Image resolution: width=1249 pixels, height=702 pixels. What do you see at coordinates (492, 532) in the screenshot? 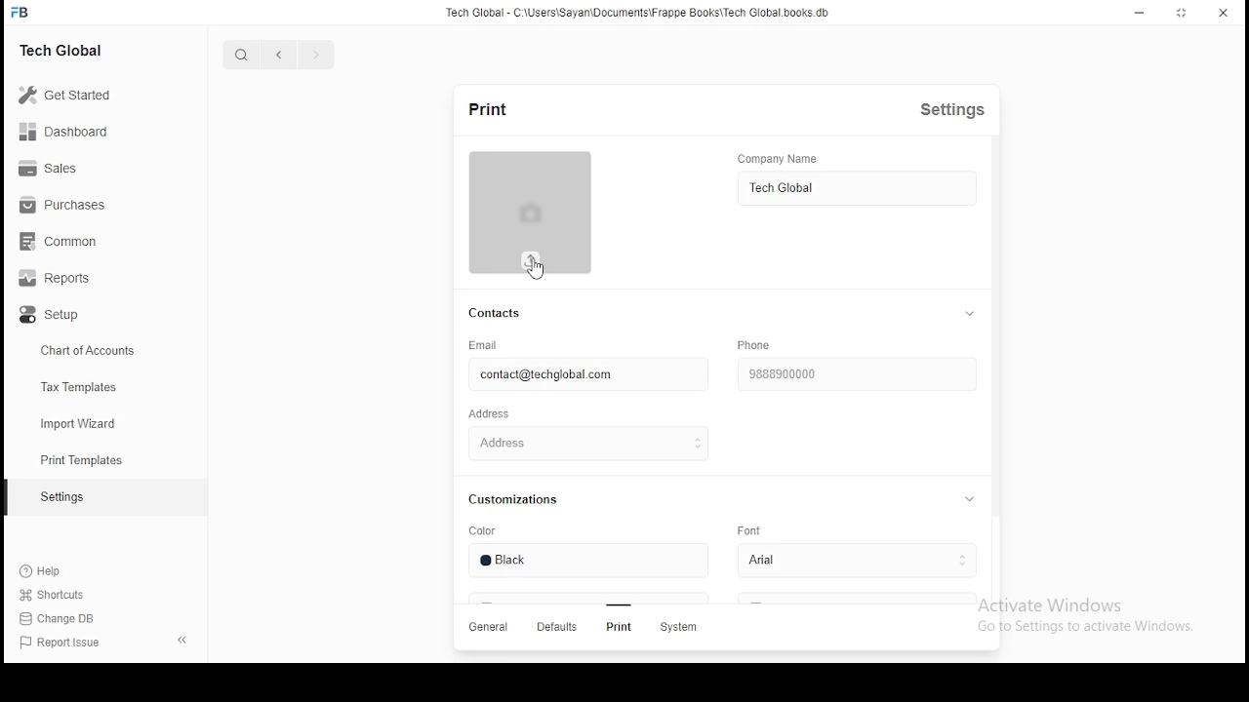
I see `Color` at bounding box center [492, 532].